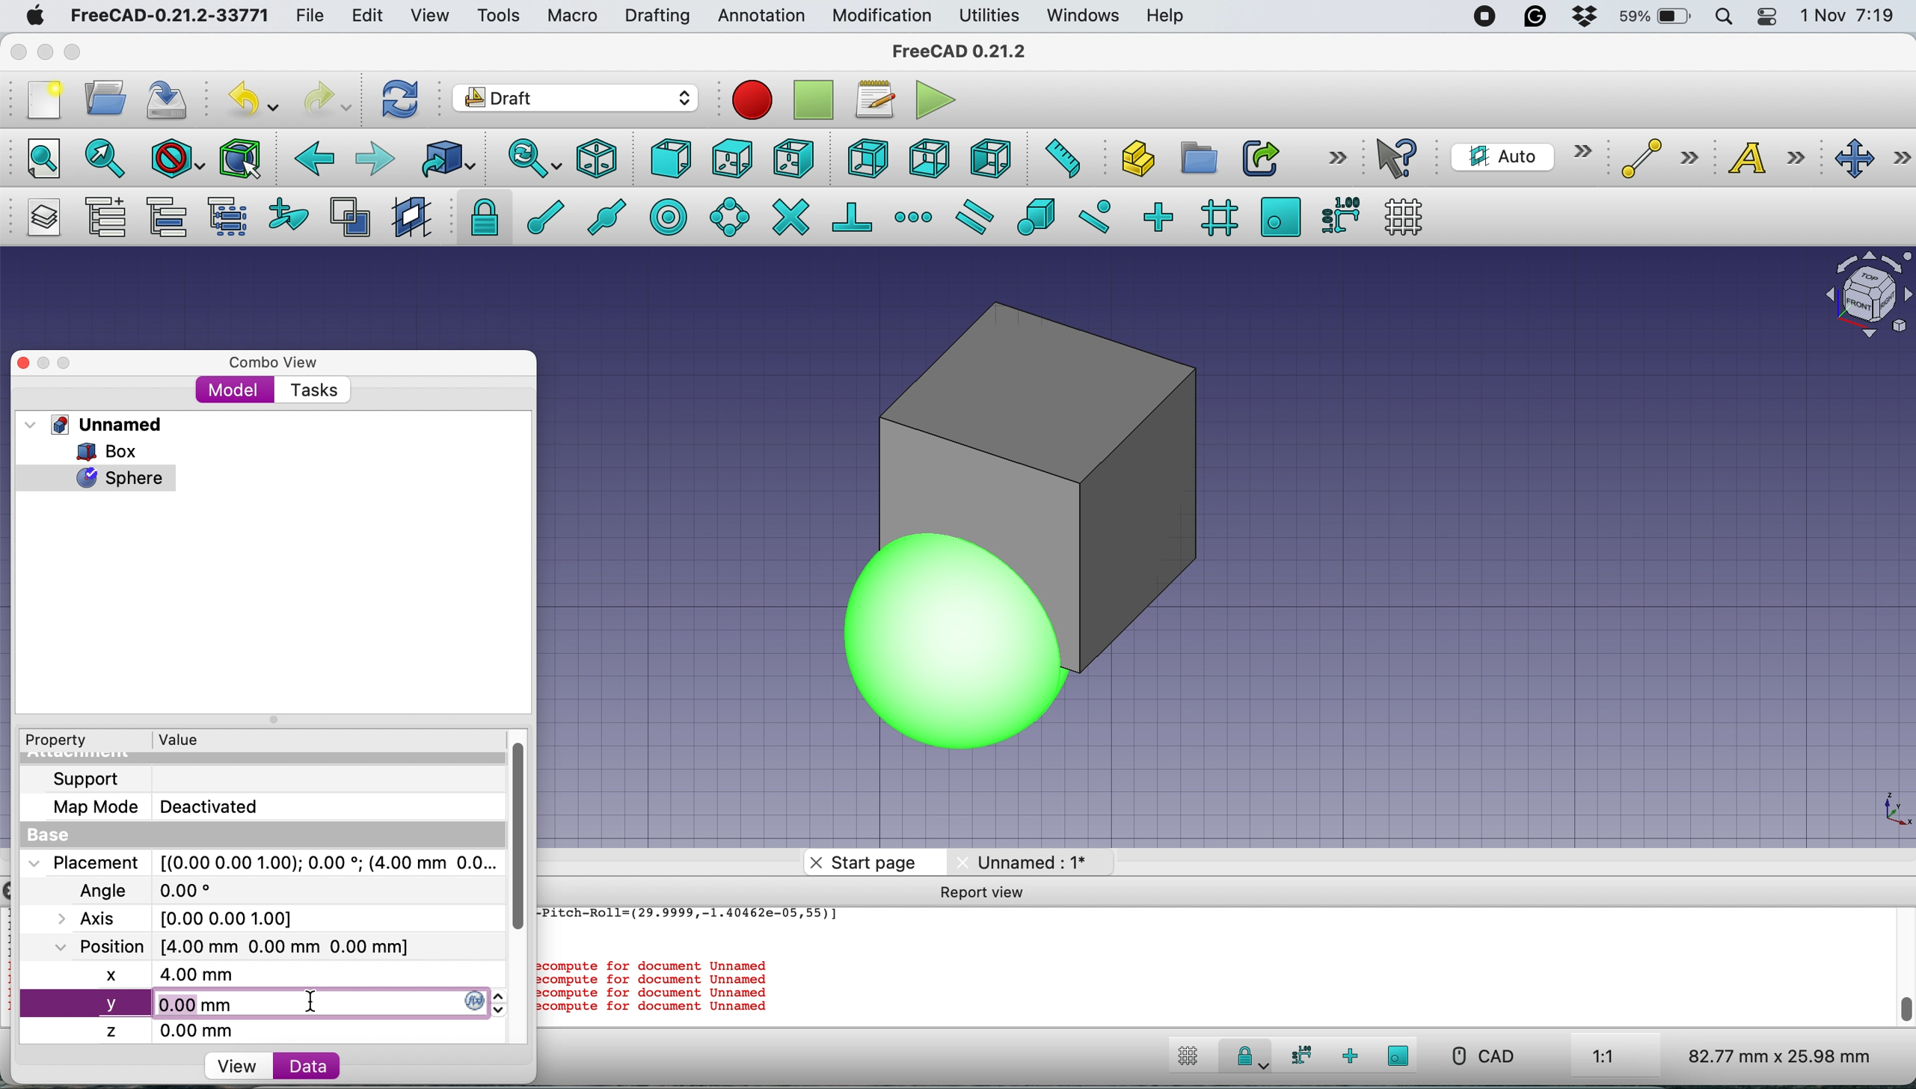 The image size is (1916, 1089). What do you see at coordinates (497, 17) in the screenshot?
I see `tools` at bounding box center [497, 17].